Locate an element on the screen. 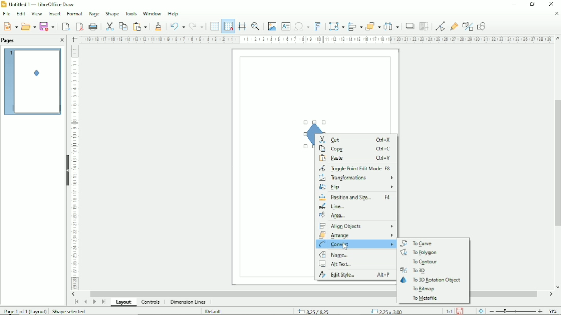  Convert is located at coordinates (355, 245).